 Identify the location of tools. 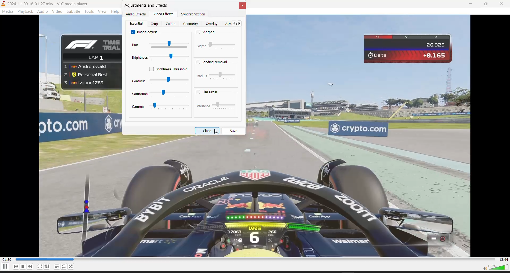
(89, 11).